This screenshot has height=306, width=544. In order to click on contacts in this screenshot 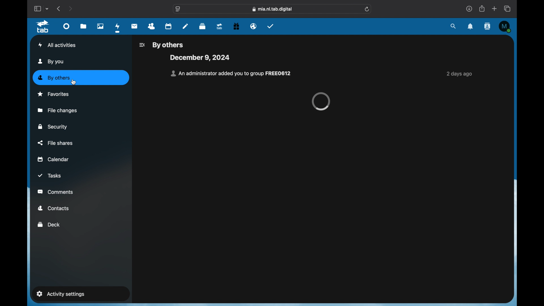, I will do `click(152, 27)`.